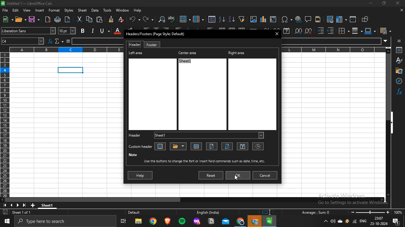 The height and width of the screenshot is (227, 405). I want to click on window, so click(122, 10).